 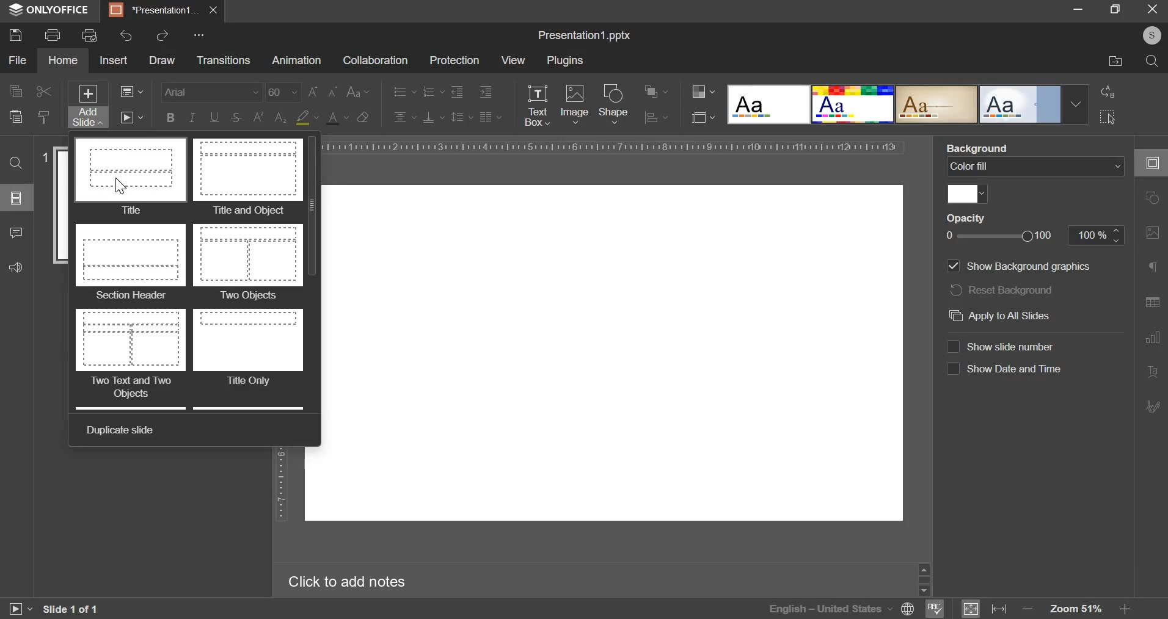 I want to click on opacity bar, so click(x=999, y=237).